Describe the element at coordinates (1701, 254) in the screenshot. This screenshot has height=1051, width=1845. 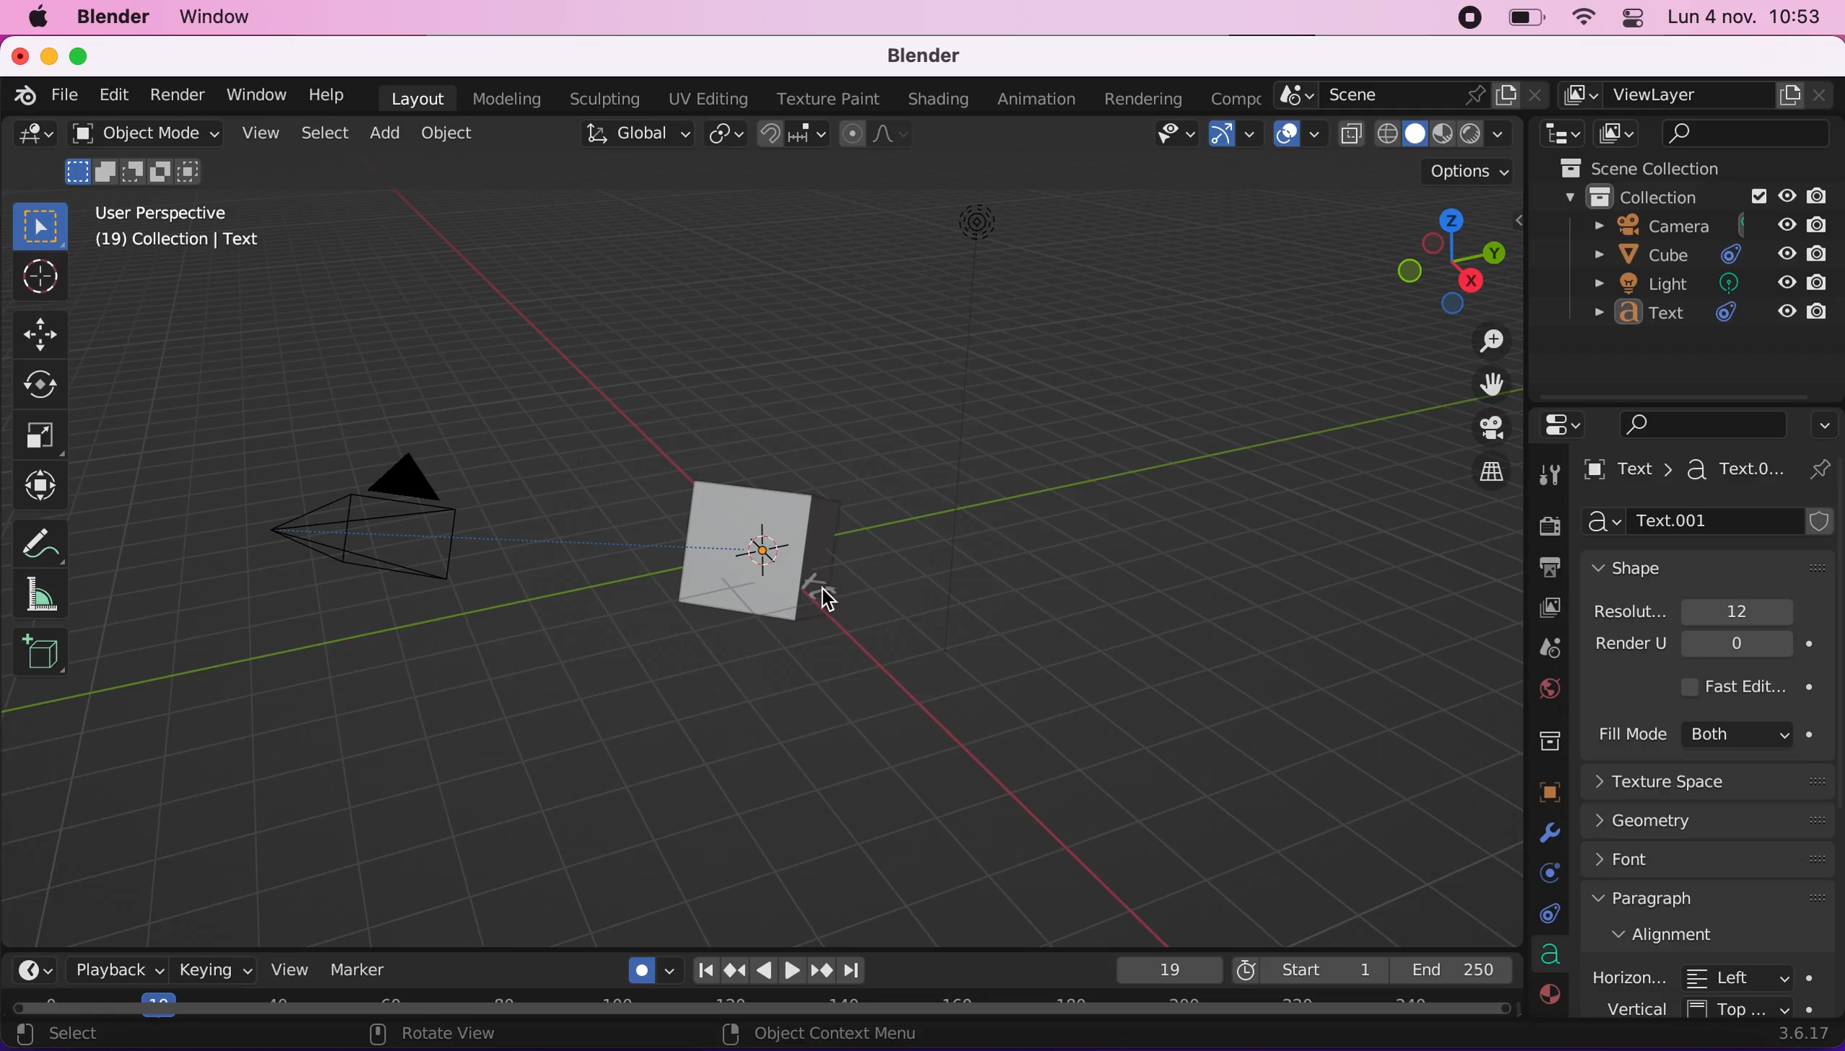
I see `cube` at that location.